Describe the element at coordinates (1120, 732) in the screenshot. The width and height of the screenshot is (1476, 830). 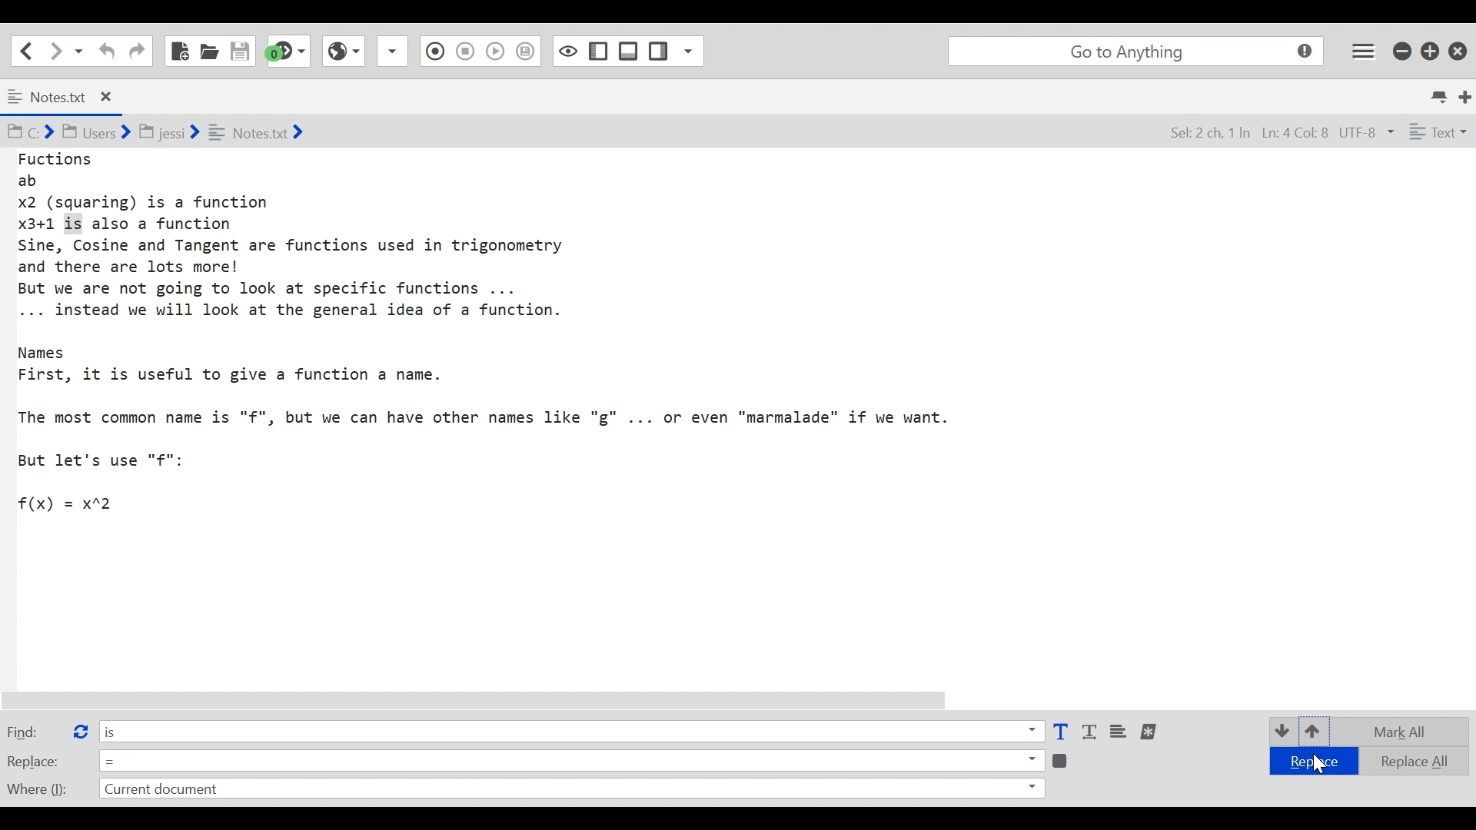
I see `Use Multiple Lines` at that location.